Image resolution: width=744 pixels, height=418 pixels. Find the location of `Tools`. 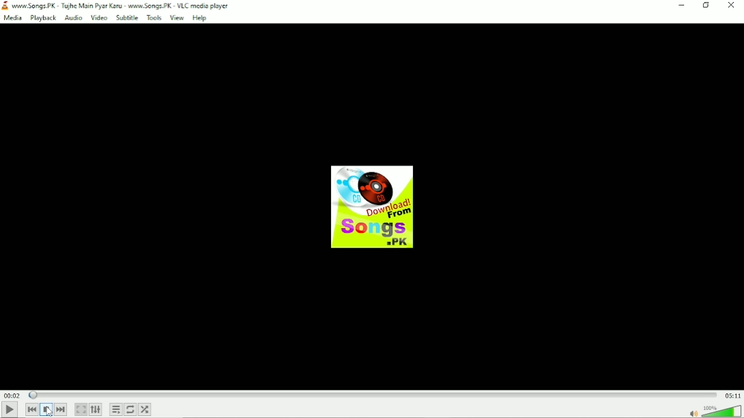

Tools is located at coordinates (153, 18).